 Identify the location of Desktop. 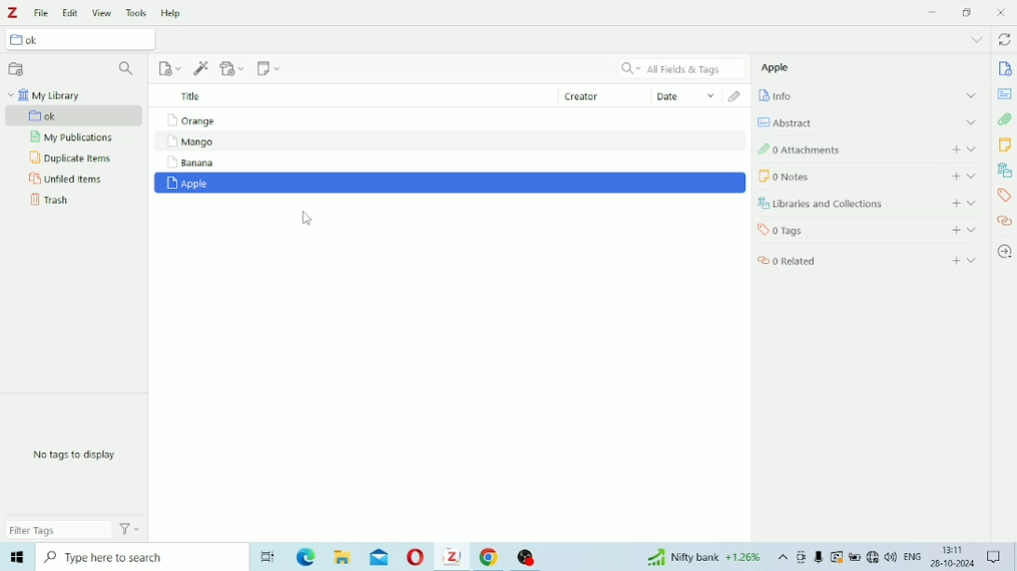
(265, 556).